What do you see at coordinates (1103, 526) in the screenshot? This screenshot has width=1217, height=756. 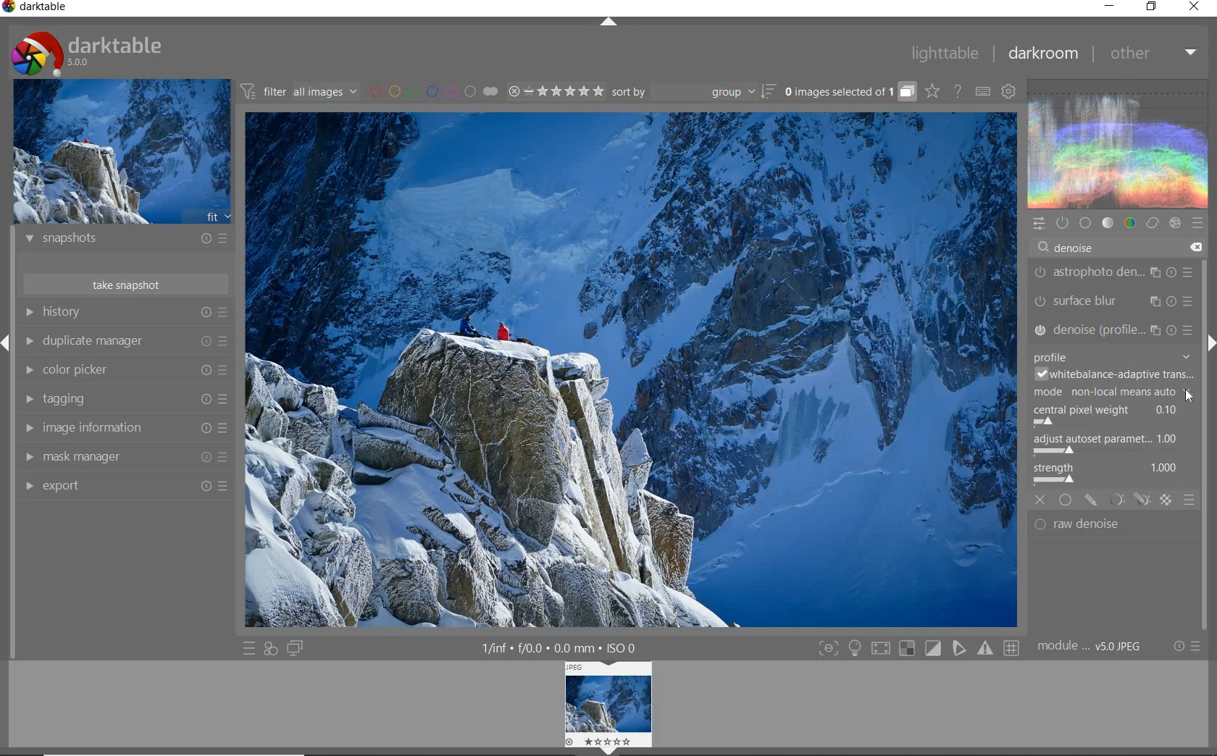 I see `RAW DENOISE` at bounding box center [1103, 526].